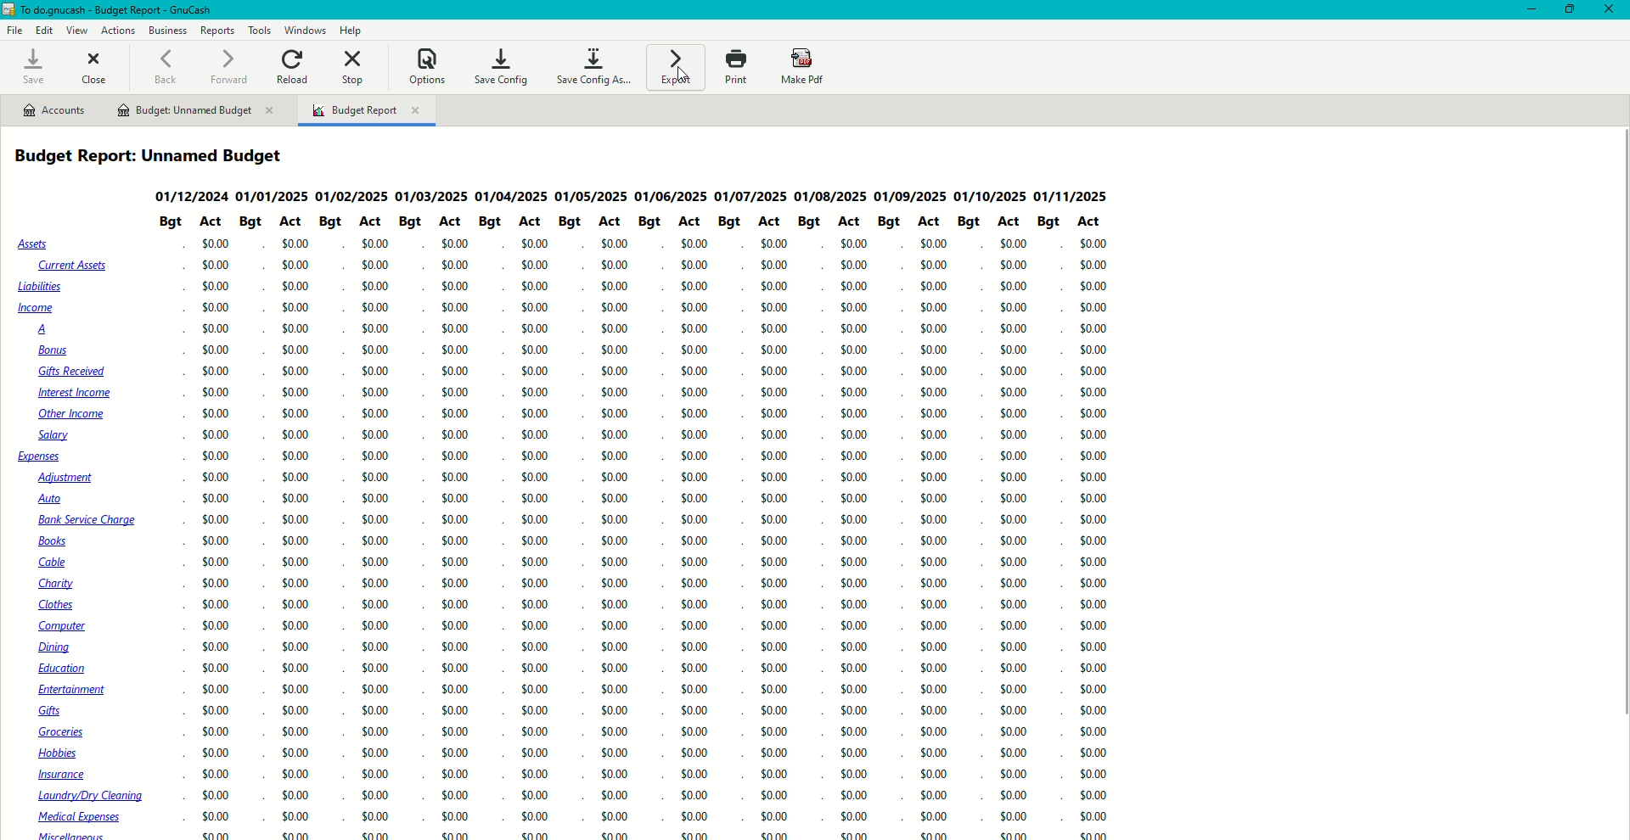 This screenshot has height=840, width=1630. What do you see at coordinates (616, 308) in the screenshot?
I see `$0.00` at bounding box center [616, 308].